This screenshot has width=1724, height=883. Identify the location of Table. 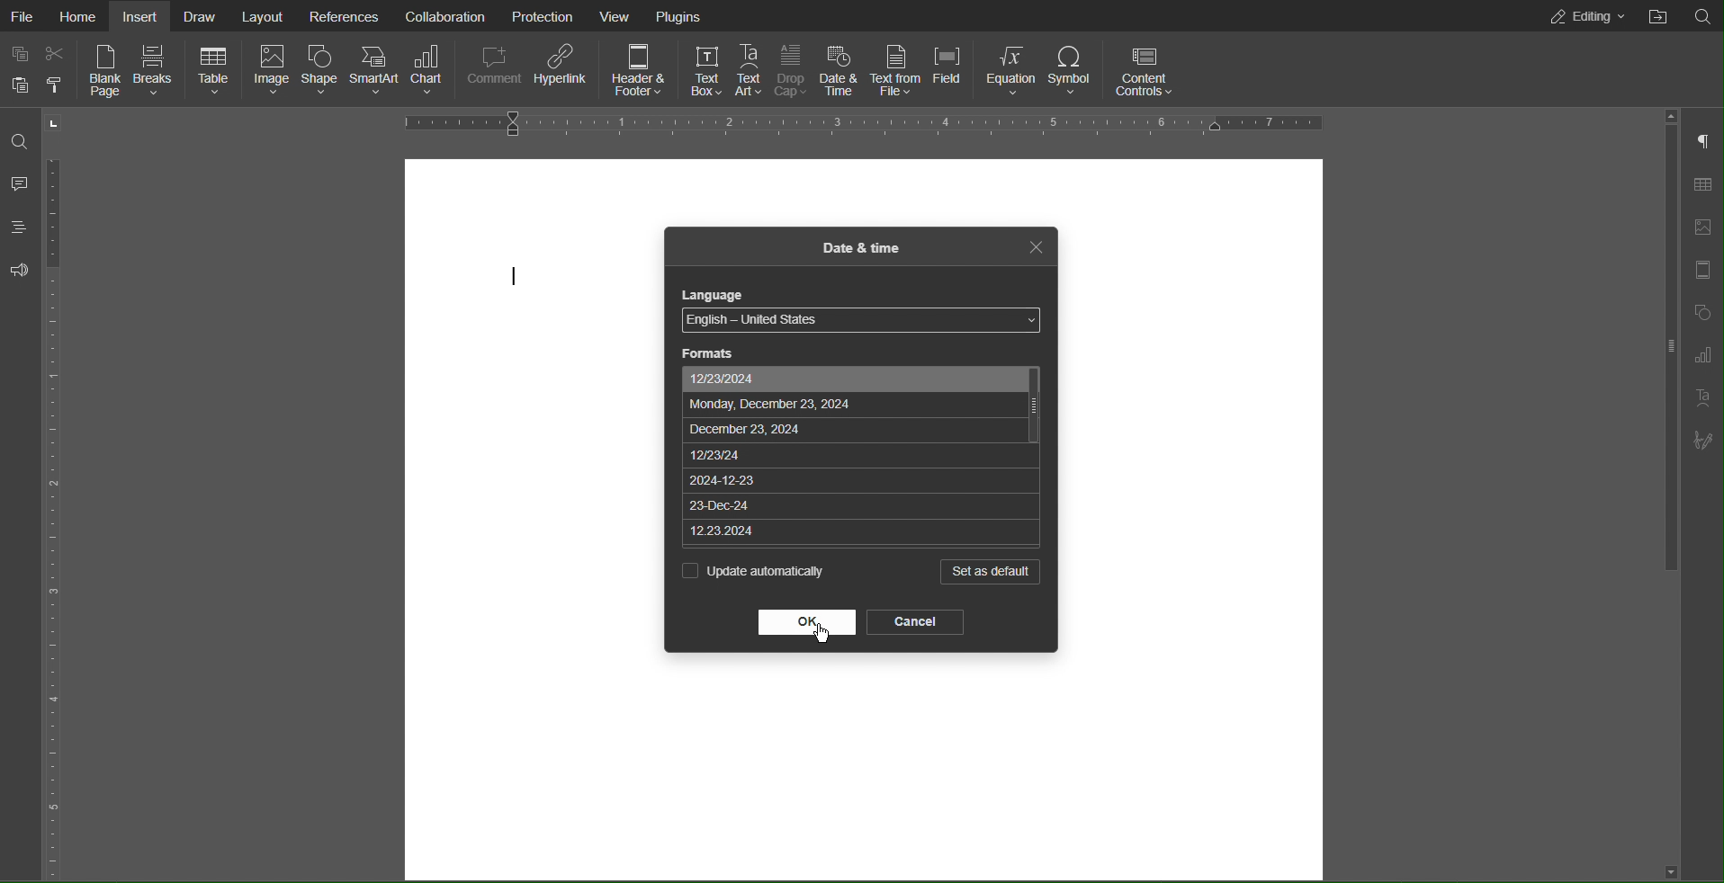
(216, 72).